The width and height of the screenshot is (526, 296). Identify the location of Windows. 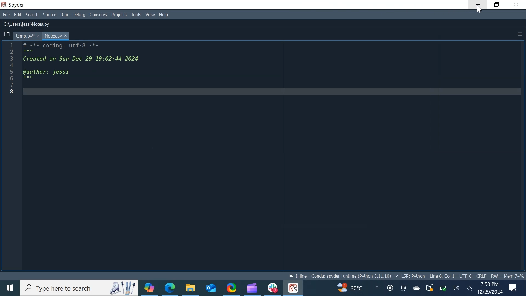
(10, 287).